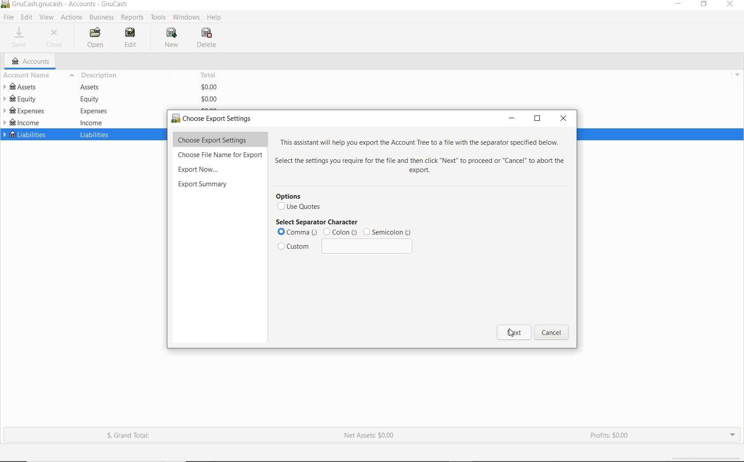 The height and width of the screenshot is (462, 744). Describe the element at coordinates (299, 201) in the screenshot. I see `options` at that location.